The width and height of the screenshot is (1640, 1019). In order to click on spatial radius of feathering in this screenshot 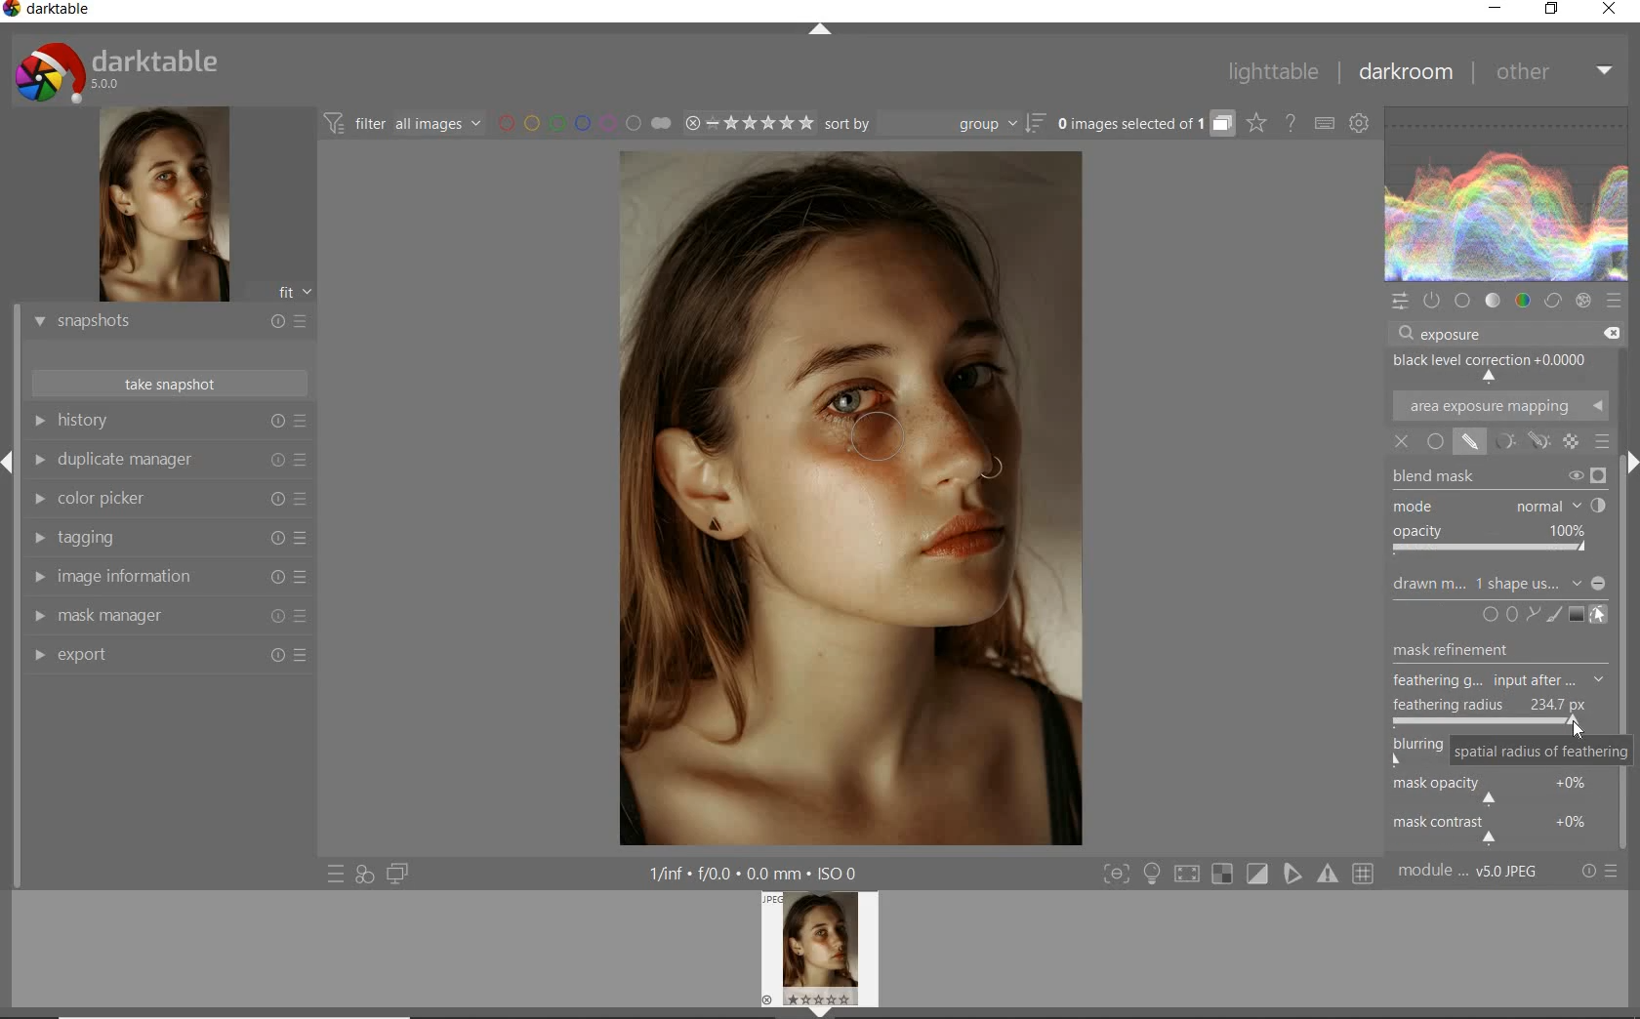, I will do `click(1542, 750)`.